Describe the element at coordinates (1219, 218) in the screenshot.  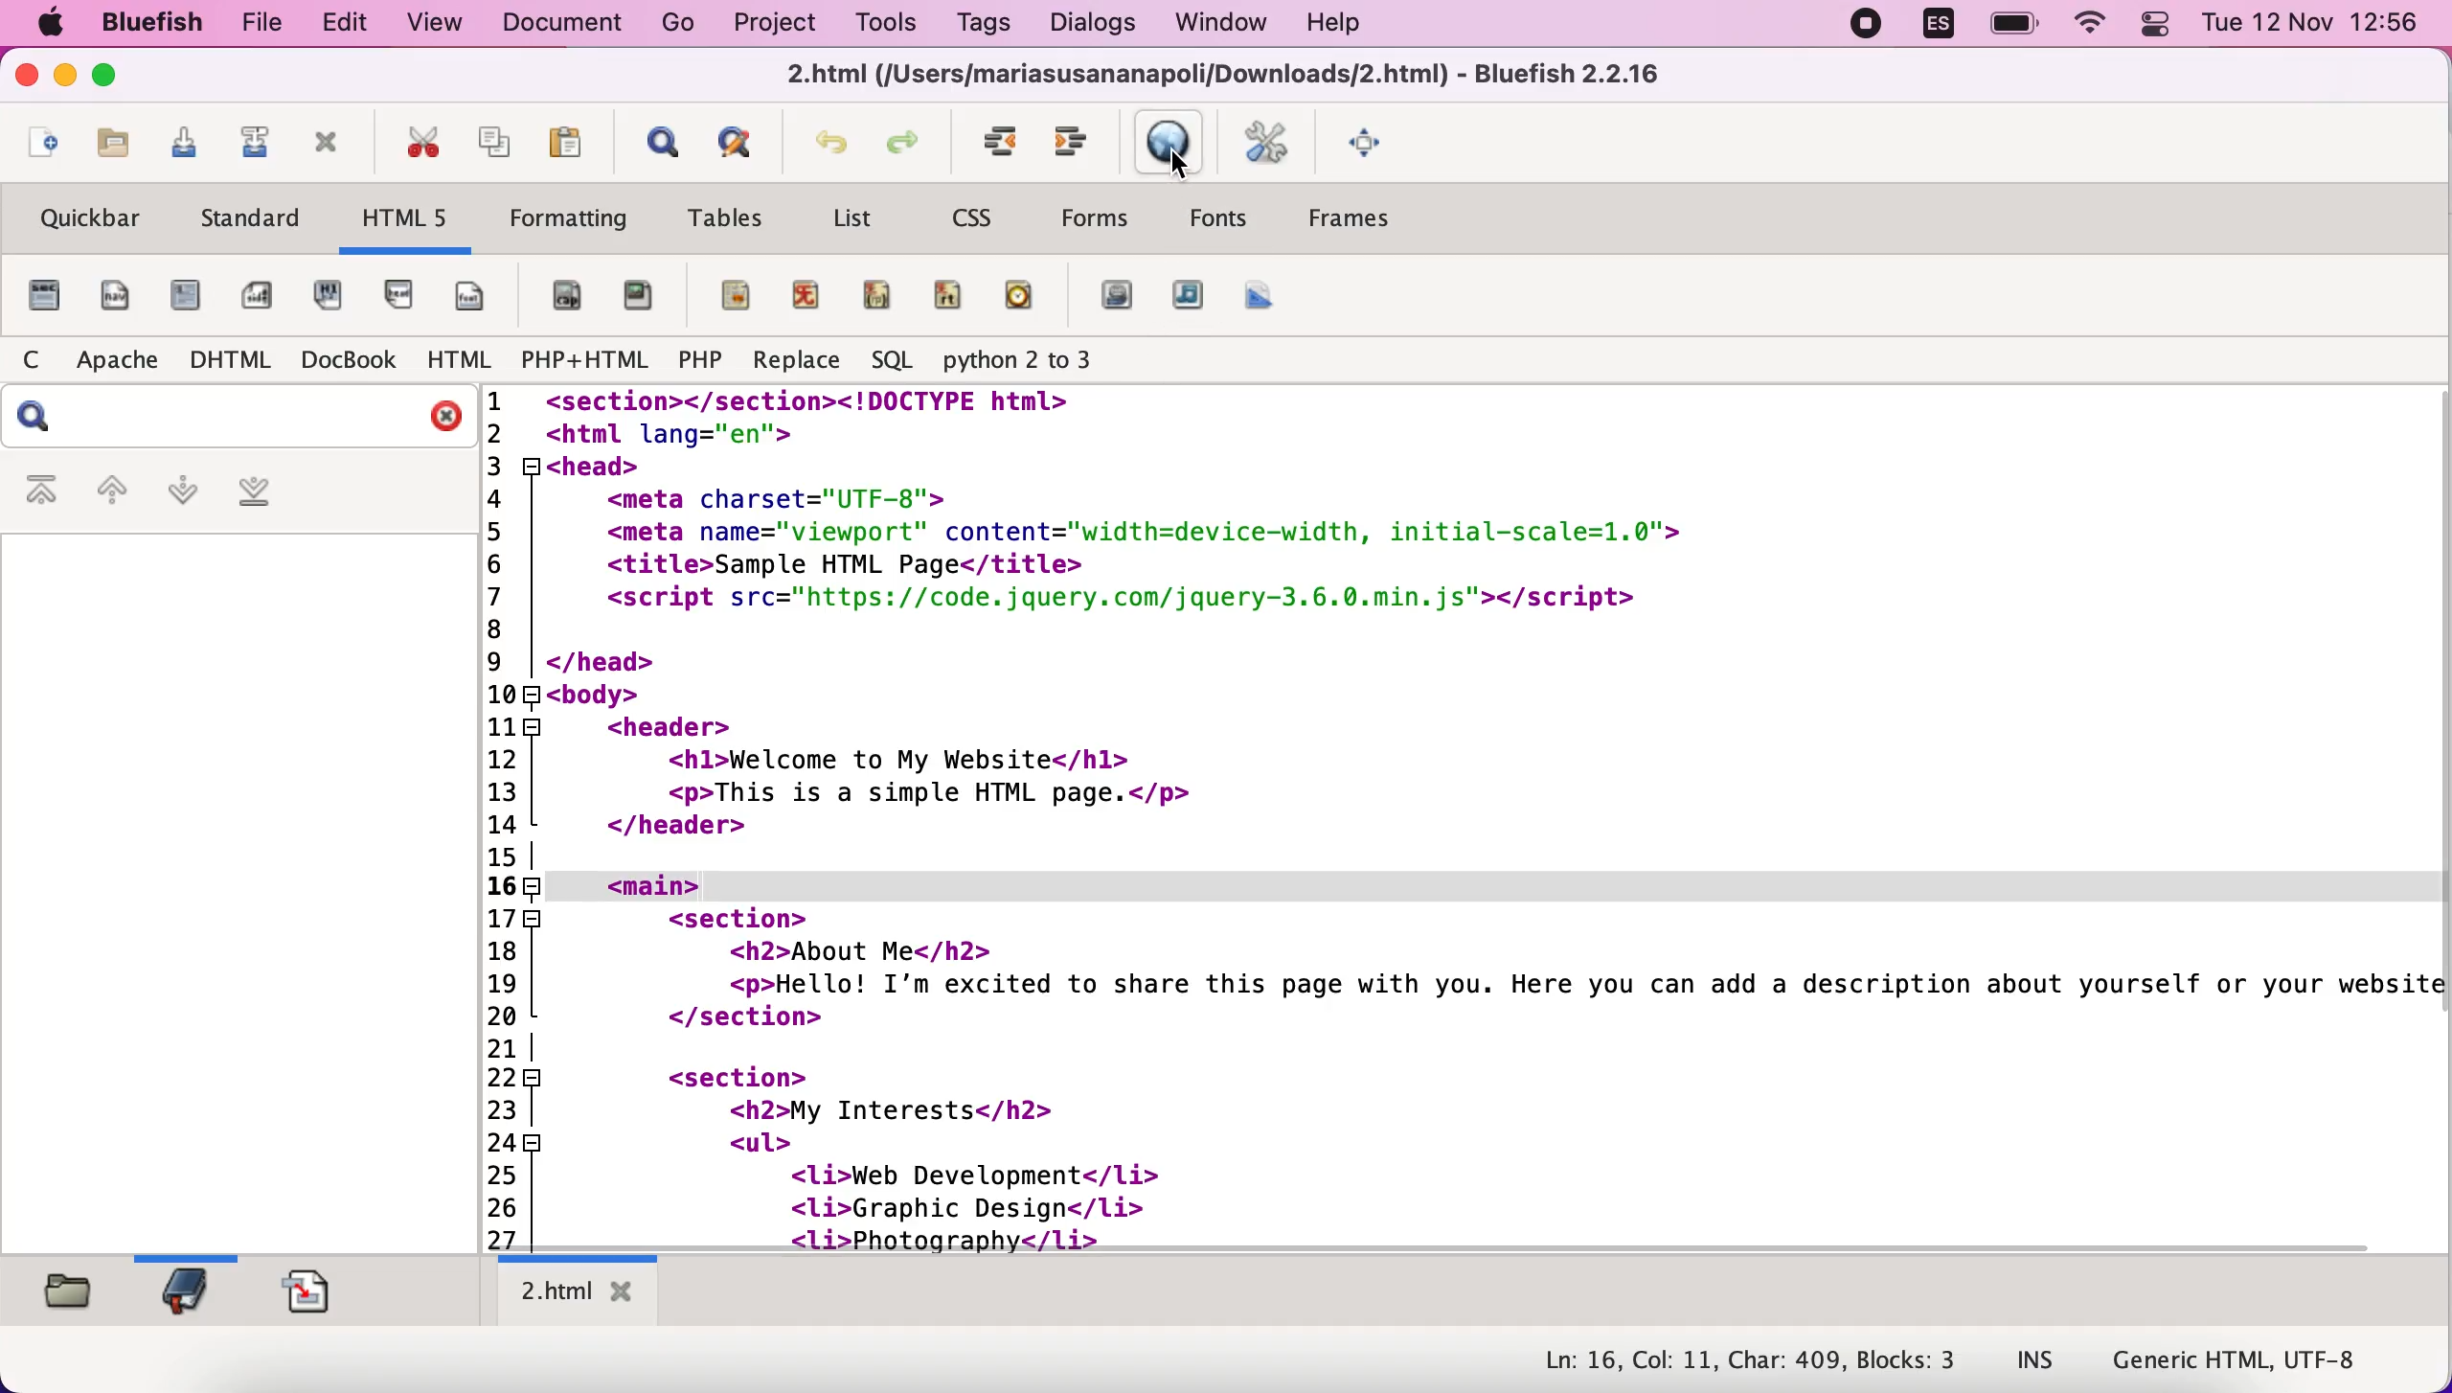
I see `fonts` at that location.